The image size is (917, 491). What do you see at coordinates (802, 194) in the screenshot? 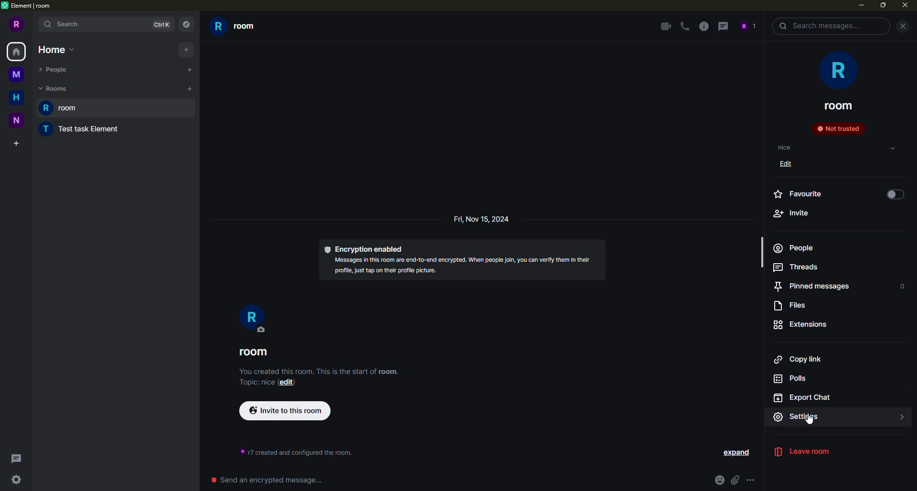
I see `favorite` at bounding box center [802, 194].